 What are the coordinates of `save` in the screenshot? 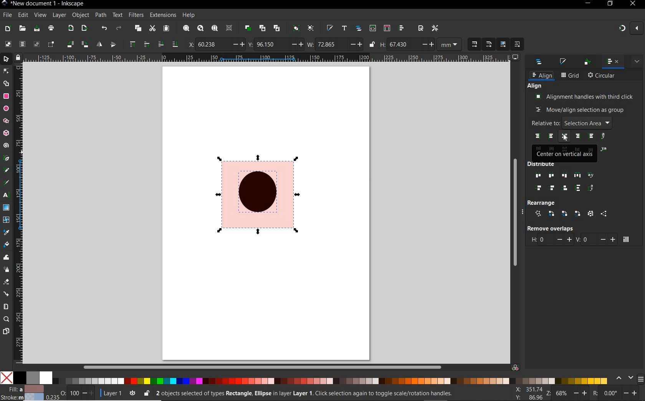 It's located at (37, 28).